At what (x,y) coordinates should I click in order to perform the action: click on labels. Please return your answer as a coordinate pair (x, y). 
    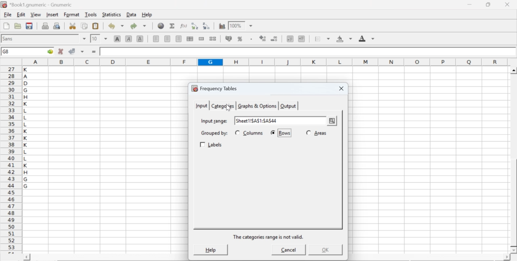
    Looking at the image, I should click on (212, 145).